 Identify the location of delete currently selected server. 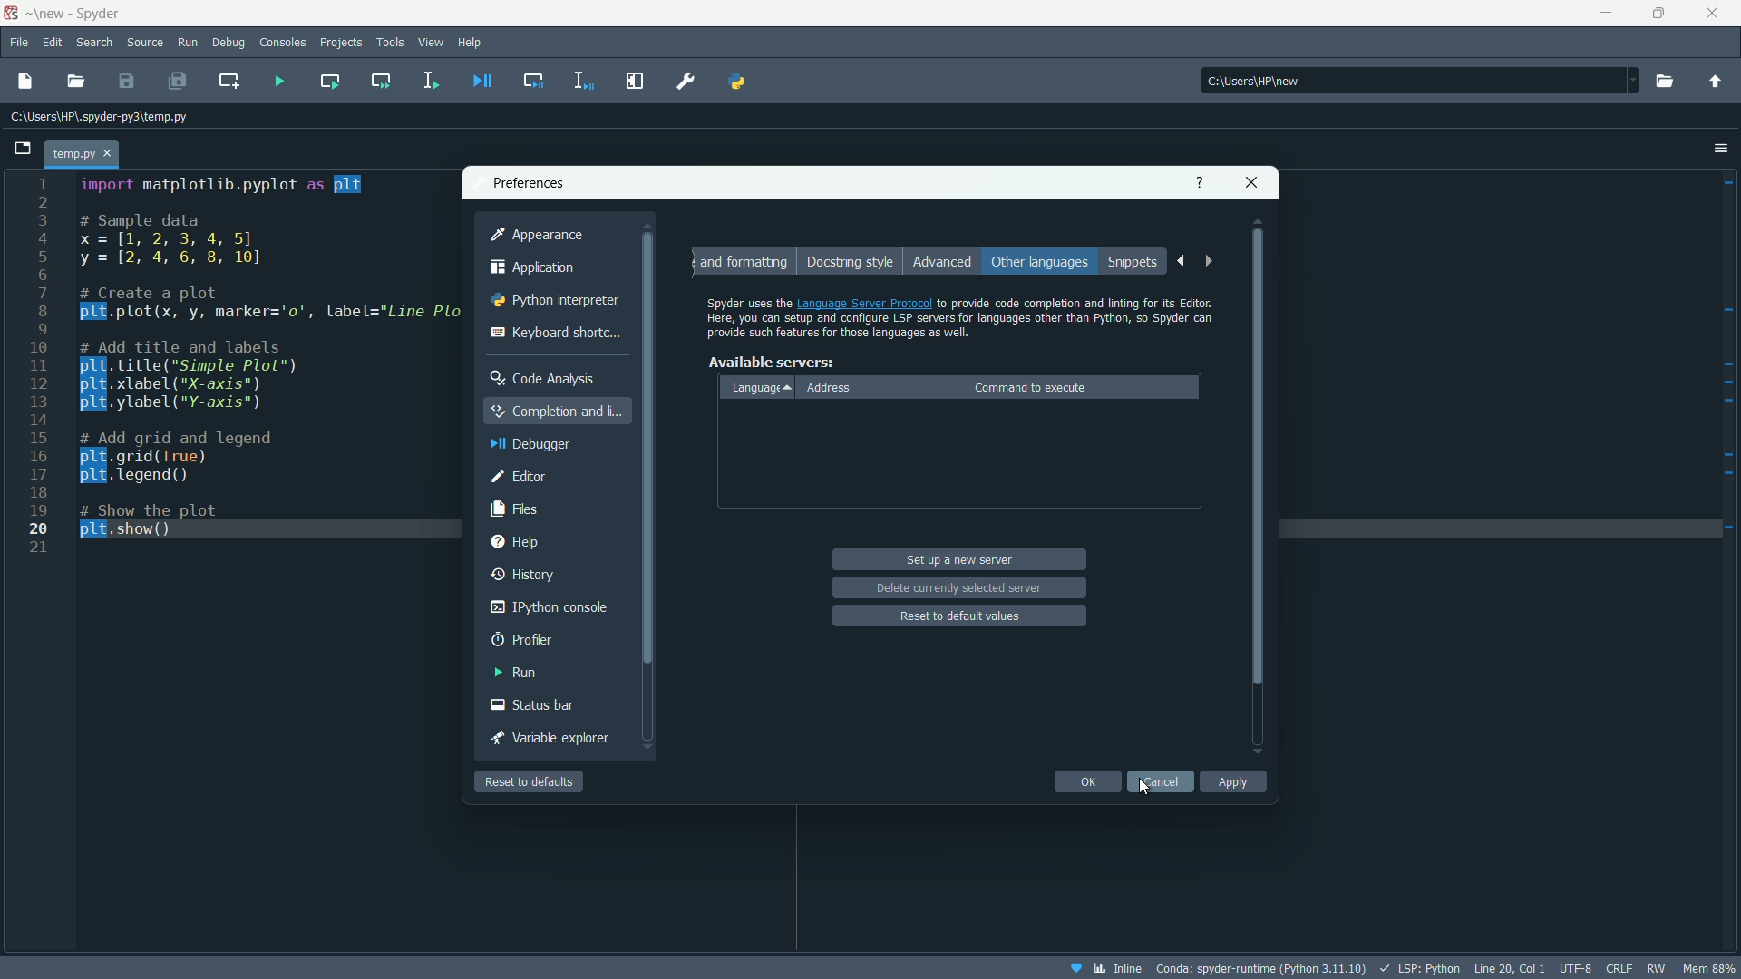
(959, 586).